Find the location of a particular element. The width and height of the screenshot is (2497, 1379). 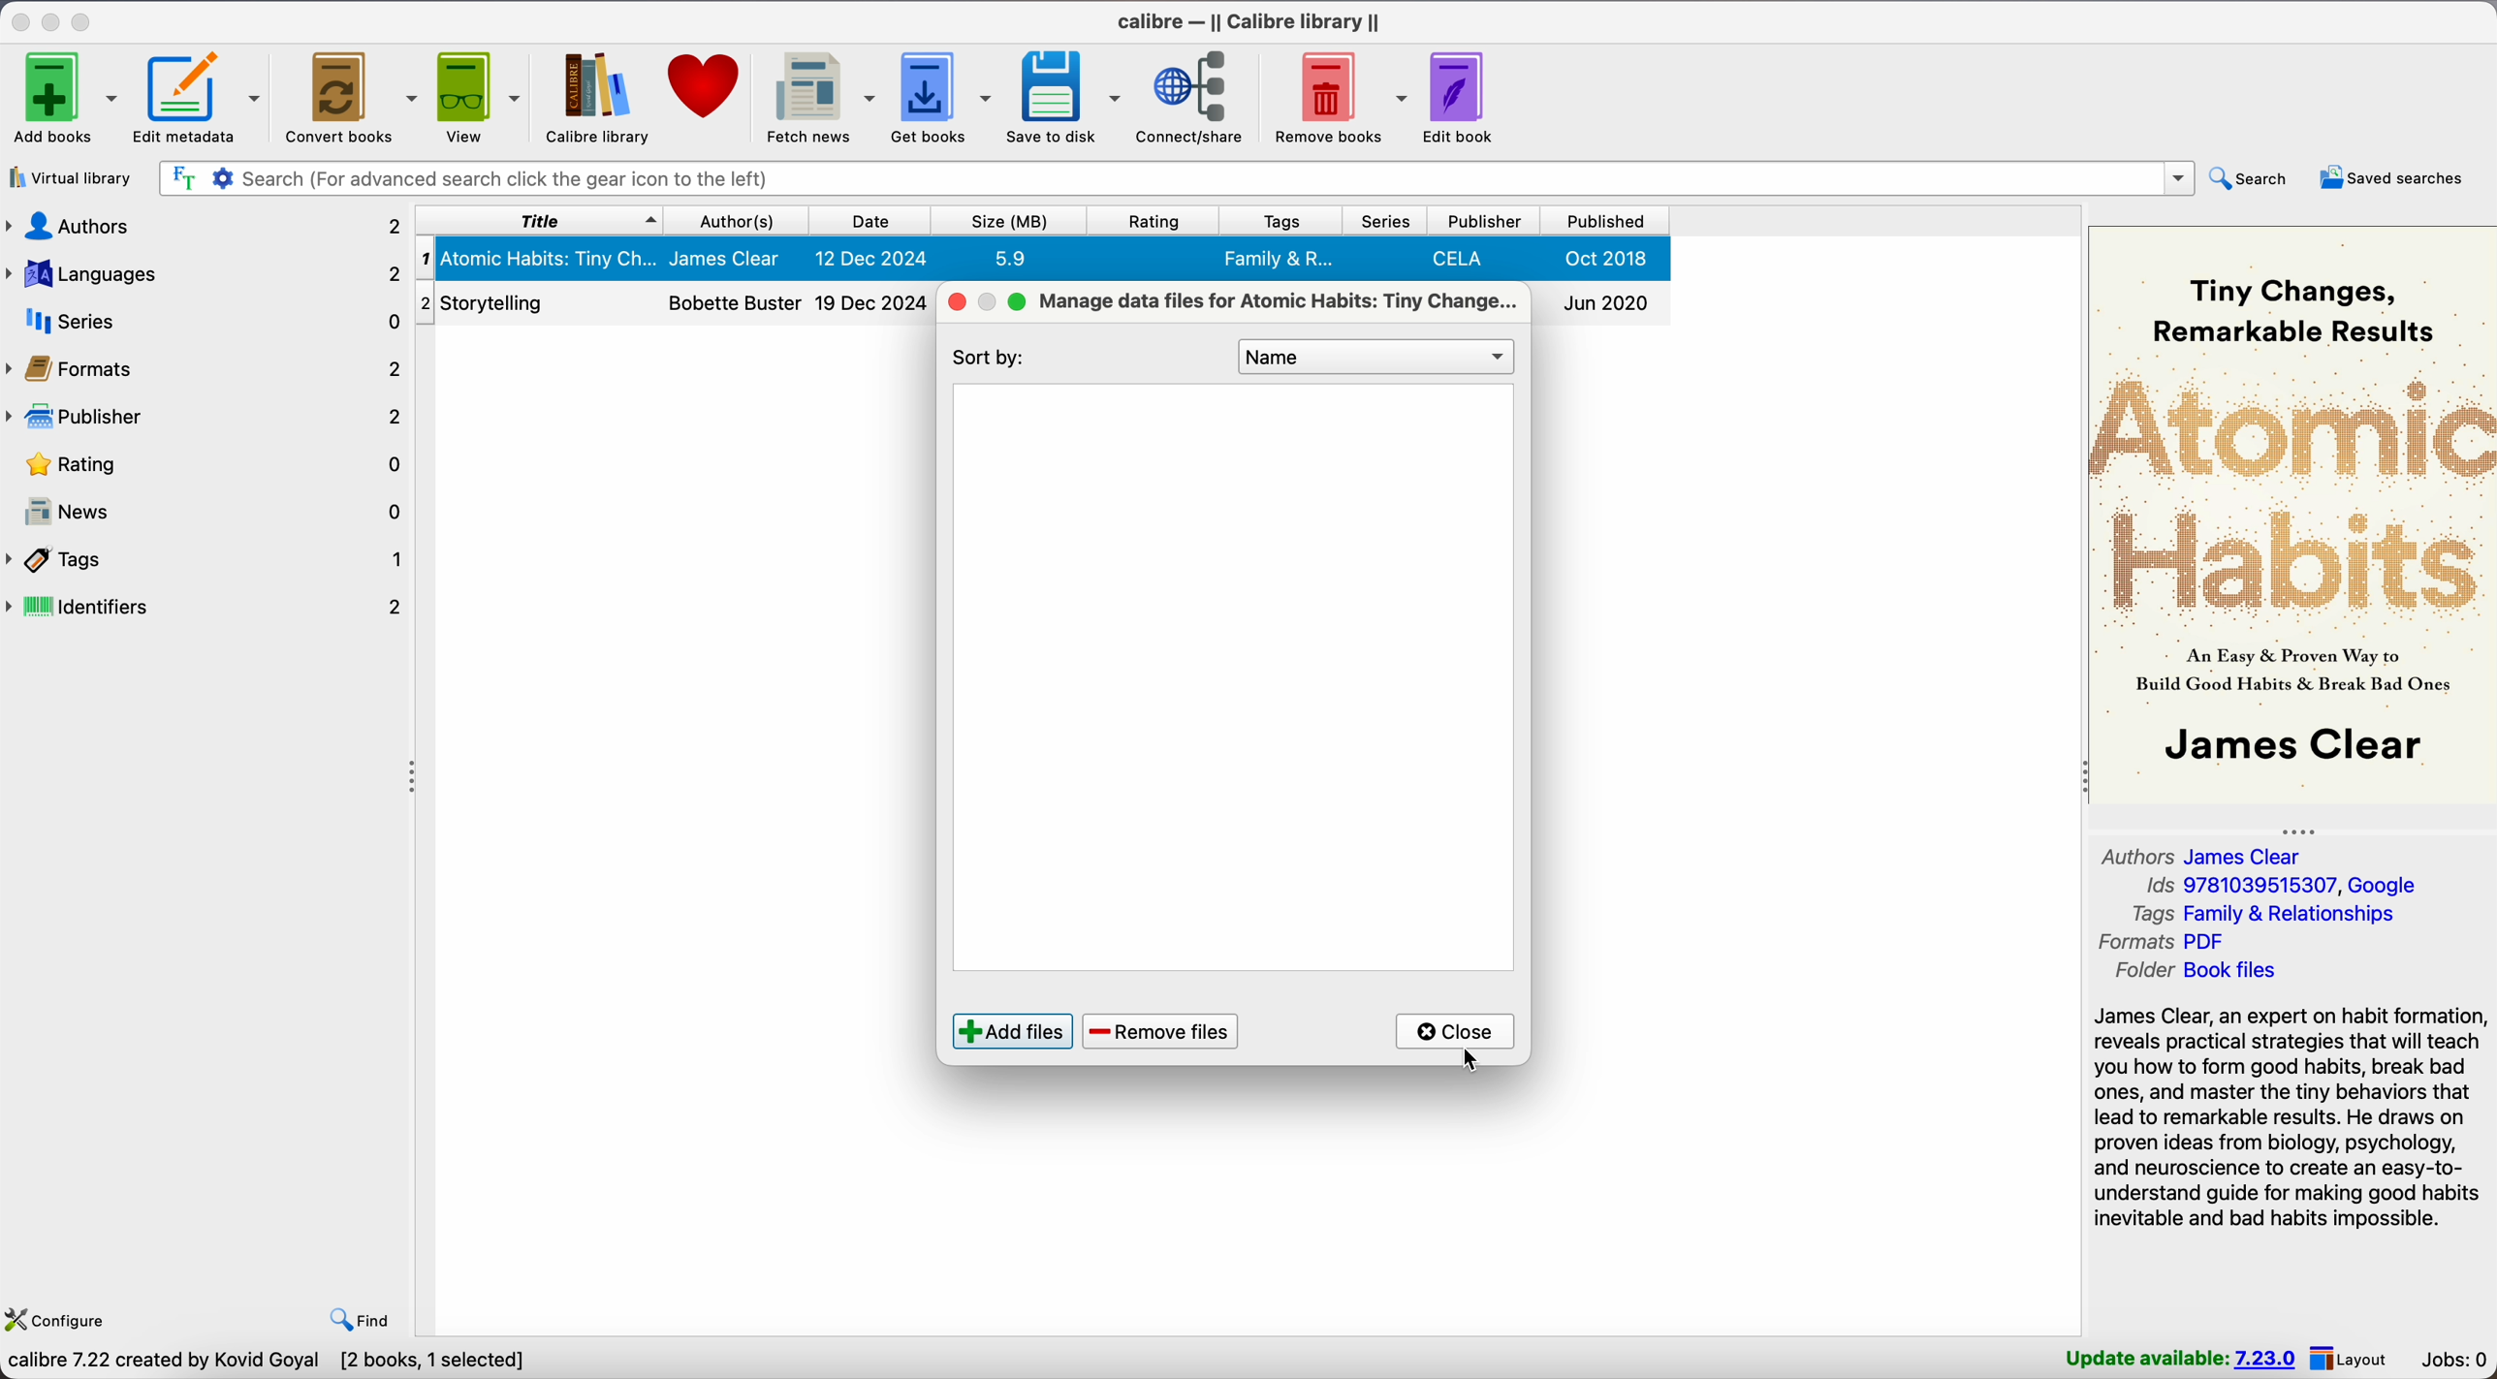

remove books is located at coordinates (1339, 97).